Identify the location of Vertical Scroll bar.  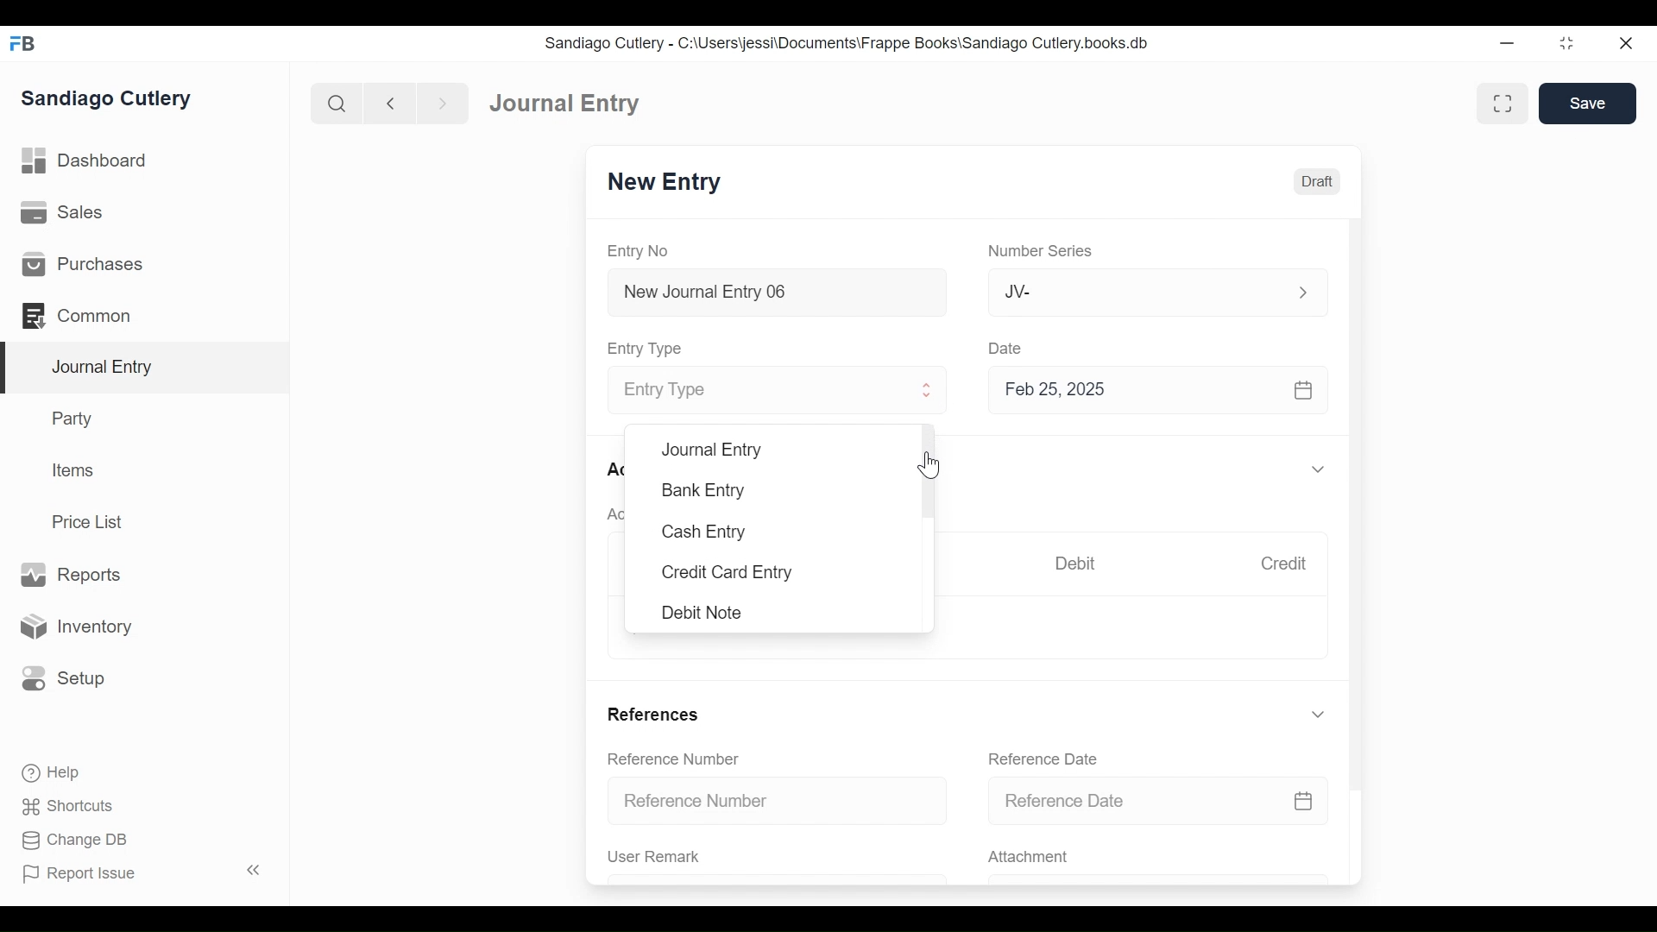
(1358, 490).